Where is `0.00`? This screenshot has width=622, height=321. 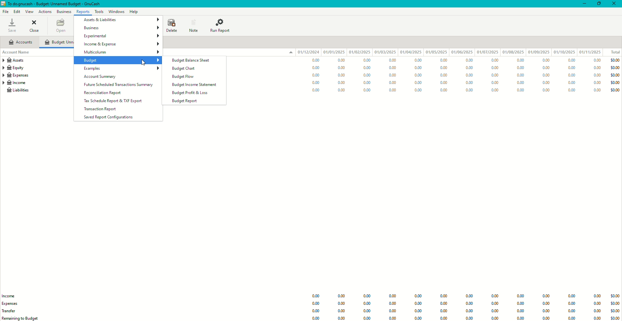 0.00 is located at coordinates (520, 297).